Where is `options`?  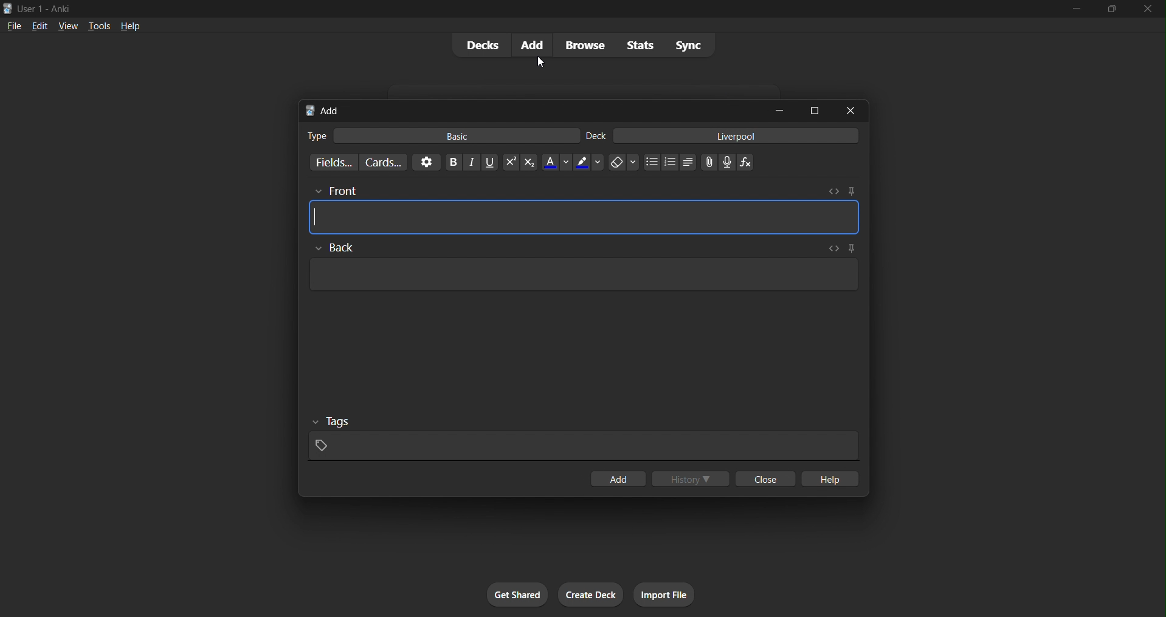 options is located at coordinates (425, 162).